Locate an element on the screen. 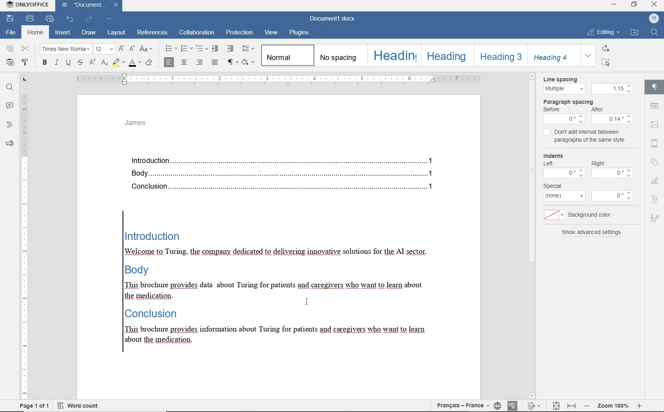  plugins is located at coordinates (300, 33).